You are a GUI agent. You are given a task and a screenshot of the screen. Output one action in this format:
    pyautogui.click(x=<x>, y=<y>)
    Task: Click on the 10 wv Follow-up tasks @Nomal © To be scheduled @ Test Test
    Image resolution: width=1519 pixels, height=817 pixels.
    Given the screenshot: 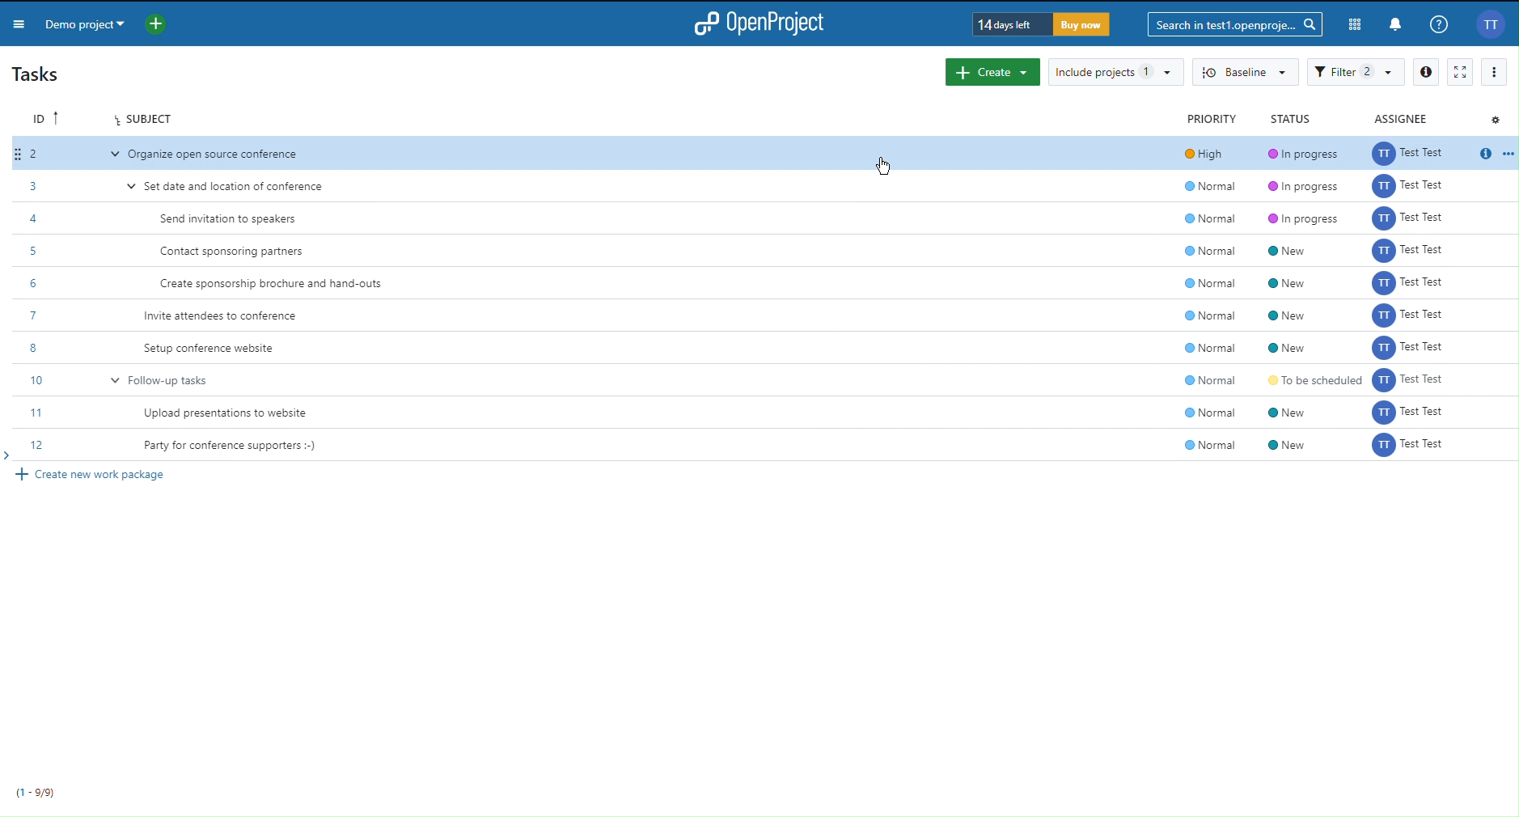 What is the action you would take?
    pyautogui.click(x=768, y=380)
    